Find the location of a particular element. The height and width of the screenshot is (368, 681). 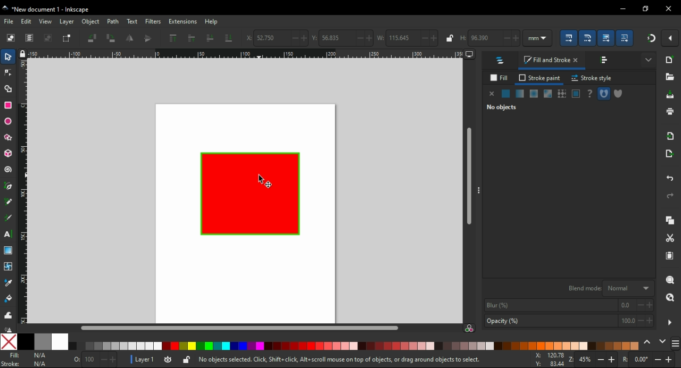

open export is located at coordinates (669, 154).